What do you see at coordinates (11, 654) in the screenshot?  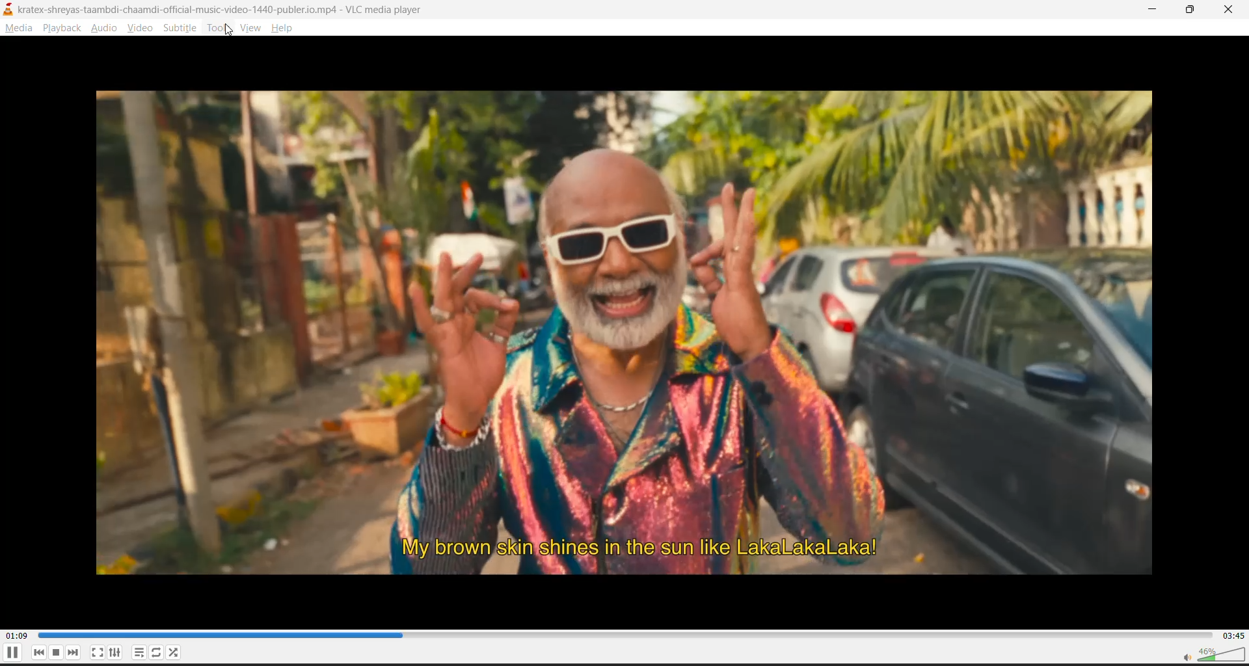 I see `pause` at bounding box center [11, 654].